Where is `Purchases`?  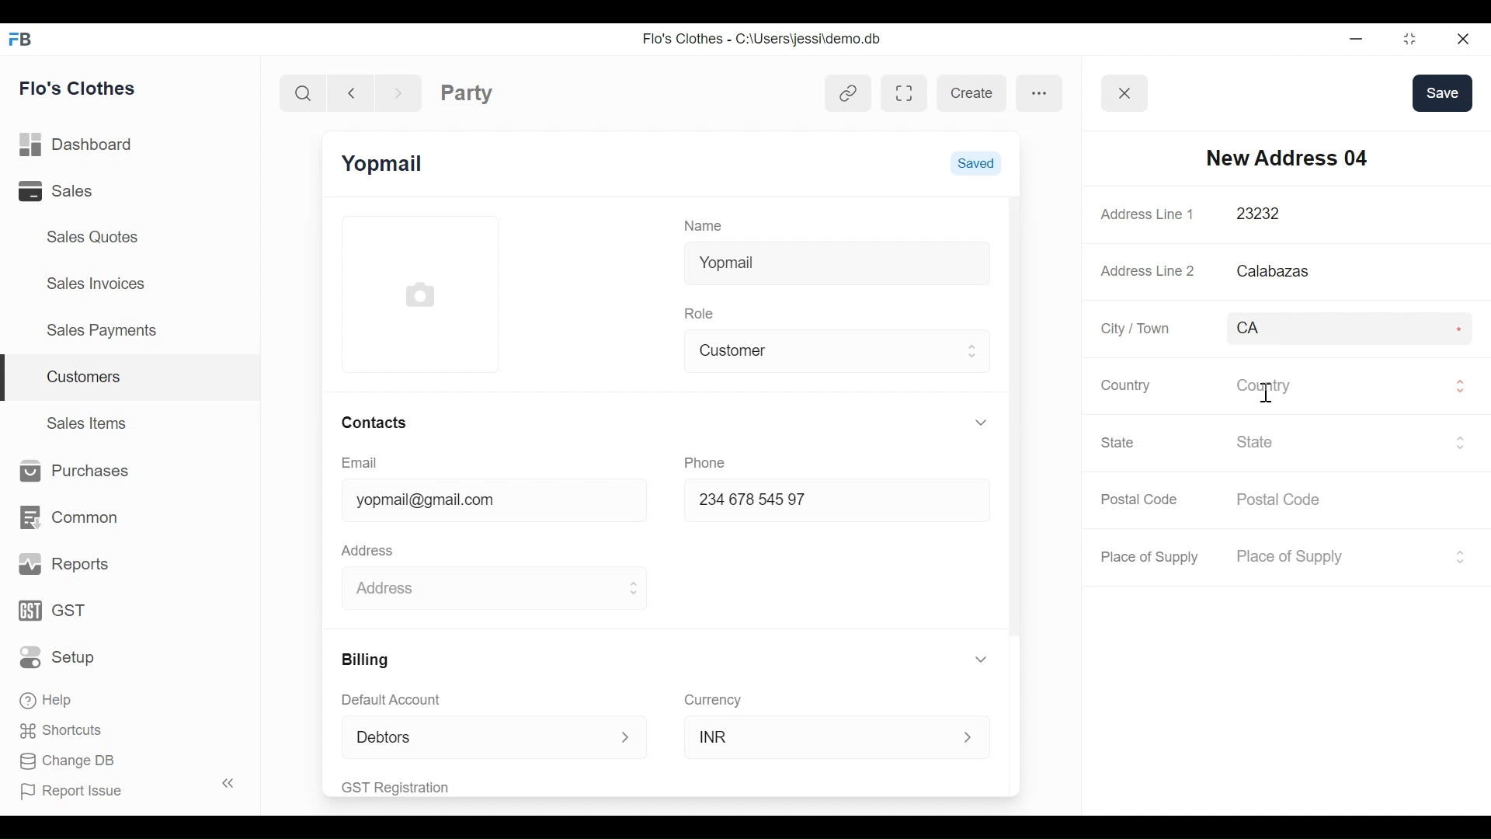 Purchases is located at coordinates (70, 472).